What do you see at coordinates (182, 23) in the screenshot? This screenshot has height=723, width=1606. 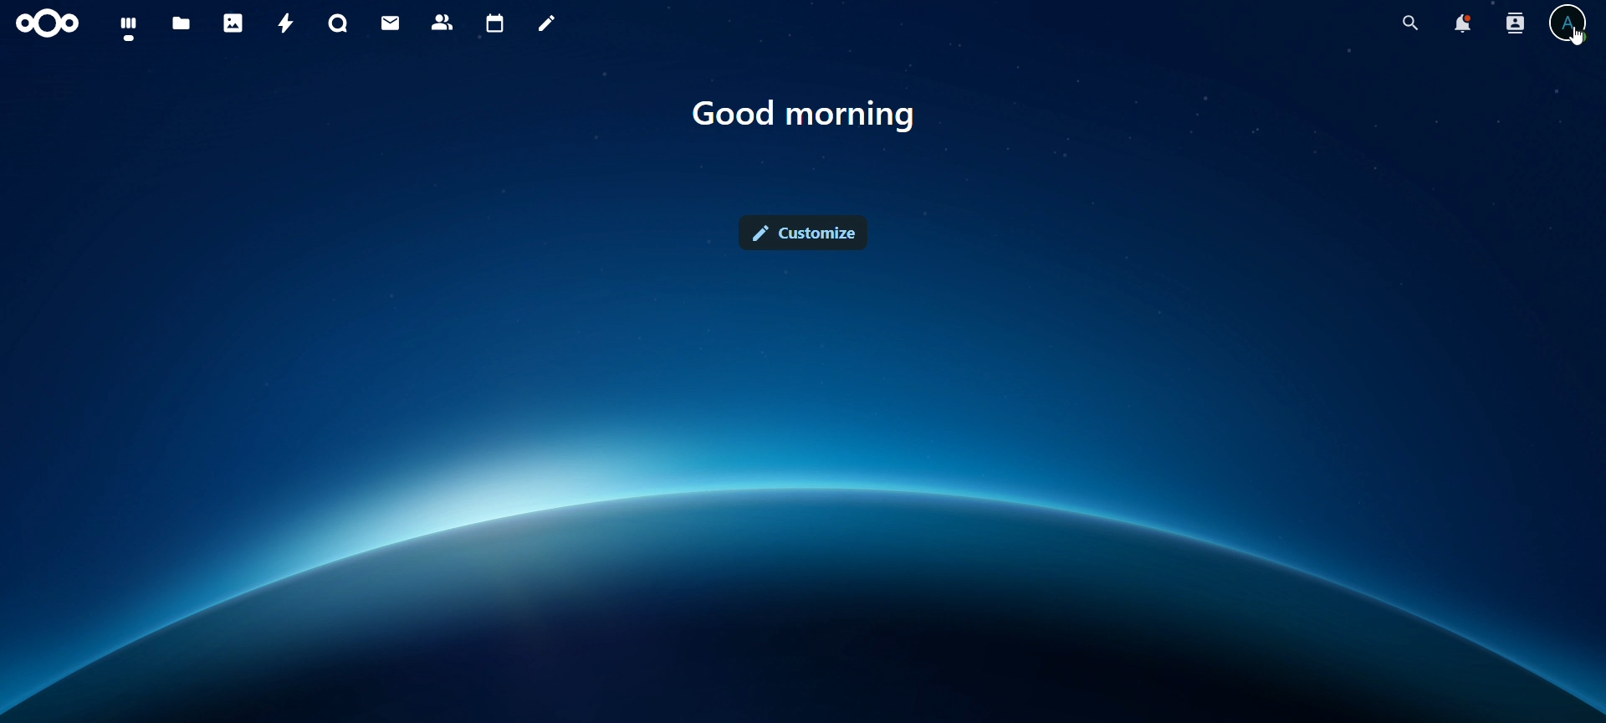 I see `files` at bounding box center [182, 23].